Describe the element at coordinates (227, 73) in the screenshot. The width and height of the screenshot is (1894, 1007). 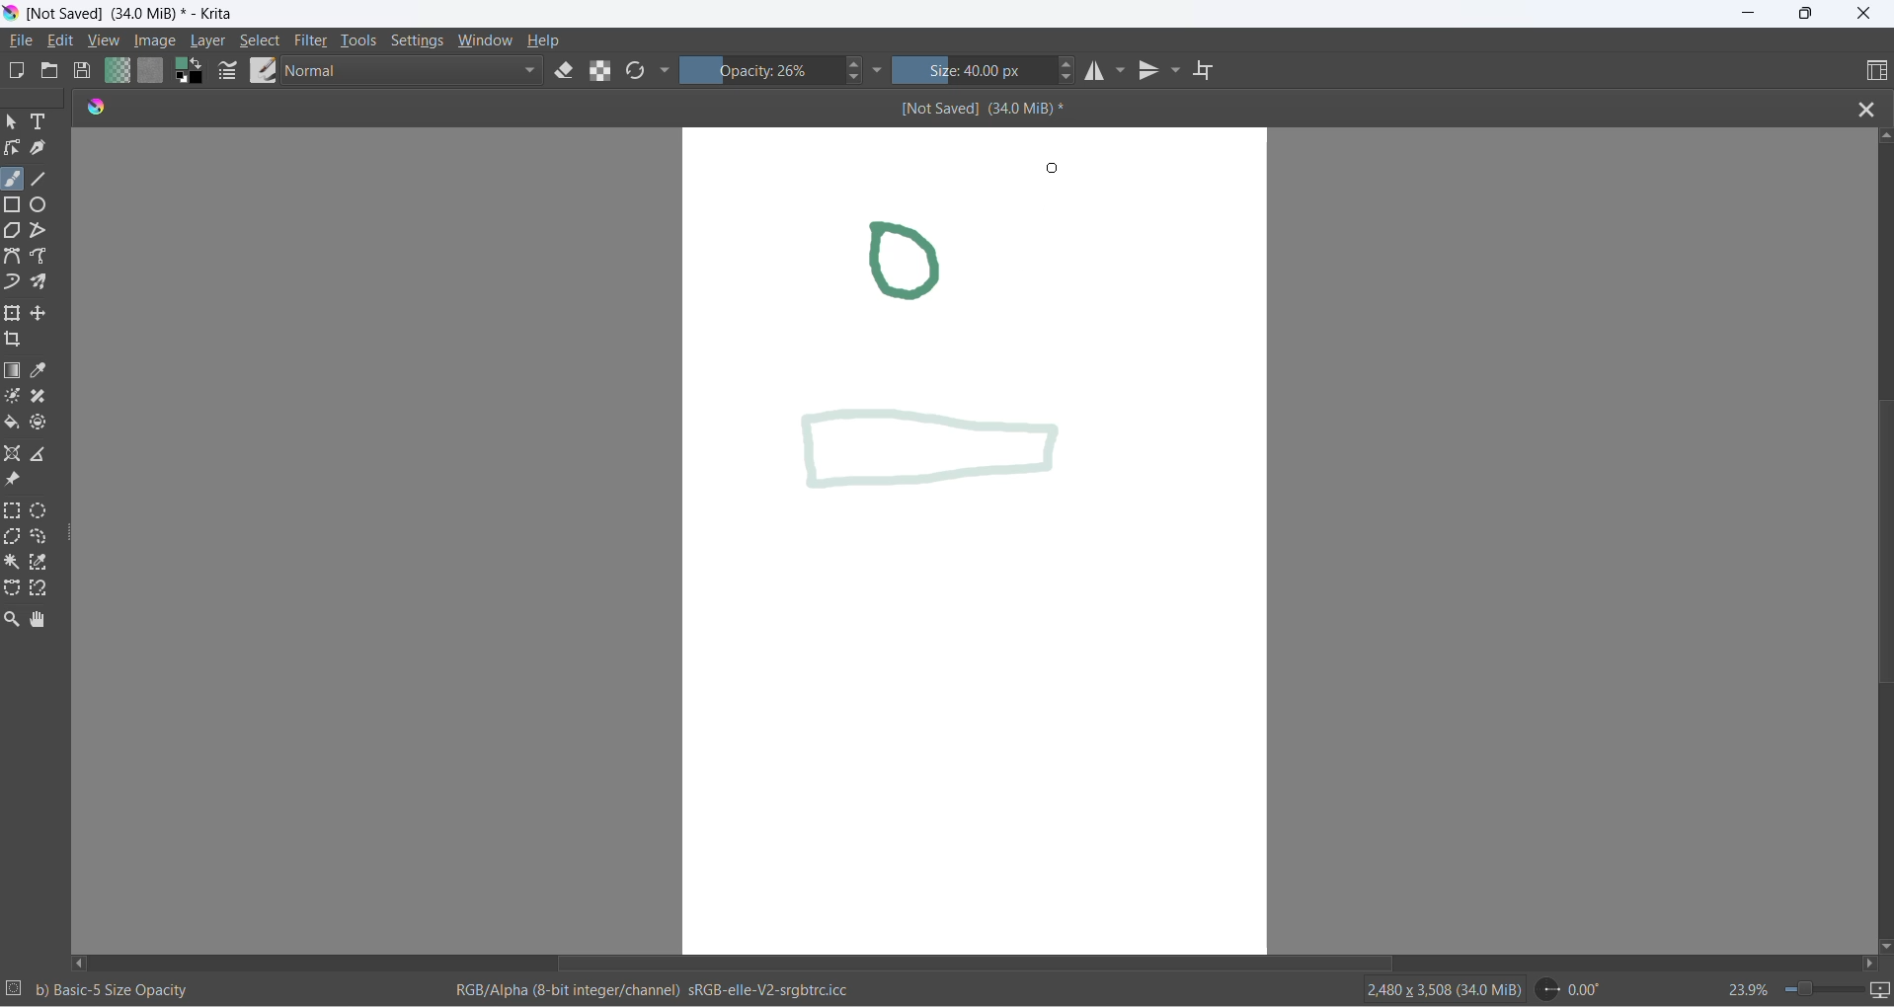
I see `brush settings` at that location.